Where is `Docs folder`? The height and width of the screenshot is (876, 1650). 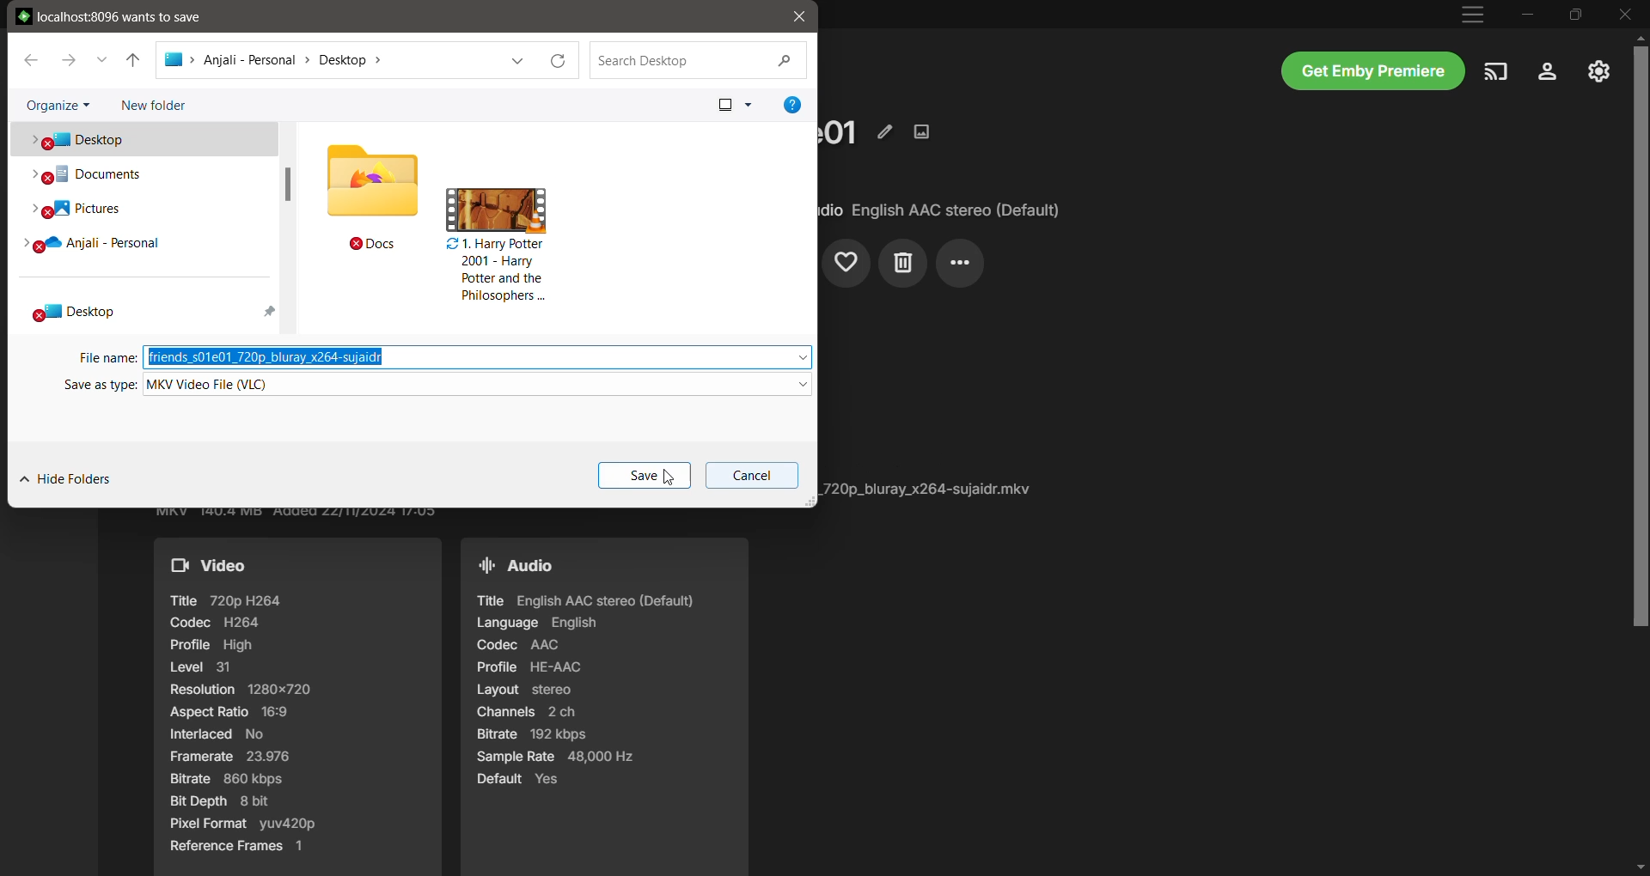
Docs folder is located at coordinates (373, 198).